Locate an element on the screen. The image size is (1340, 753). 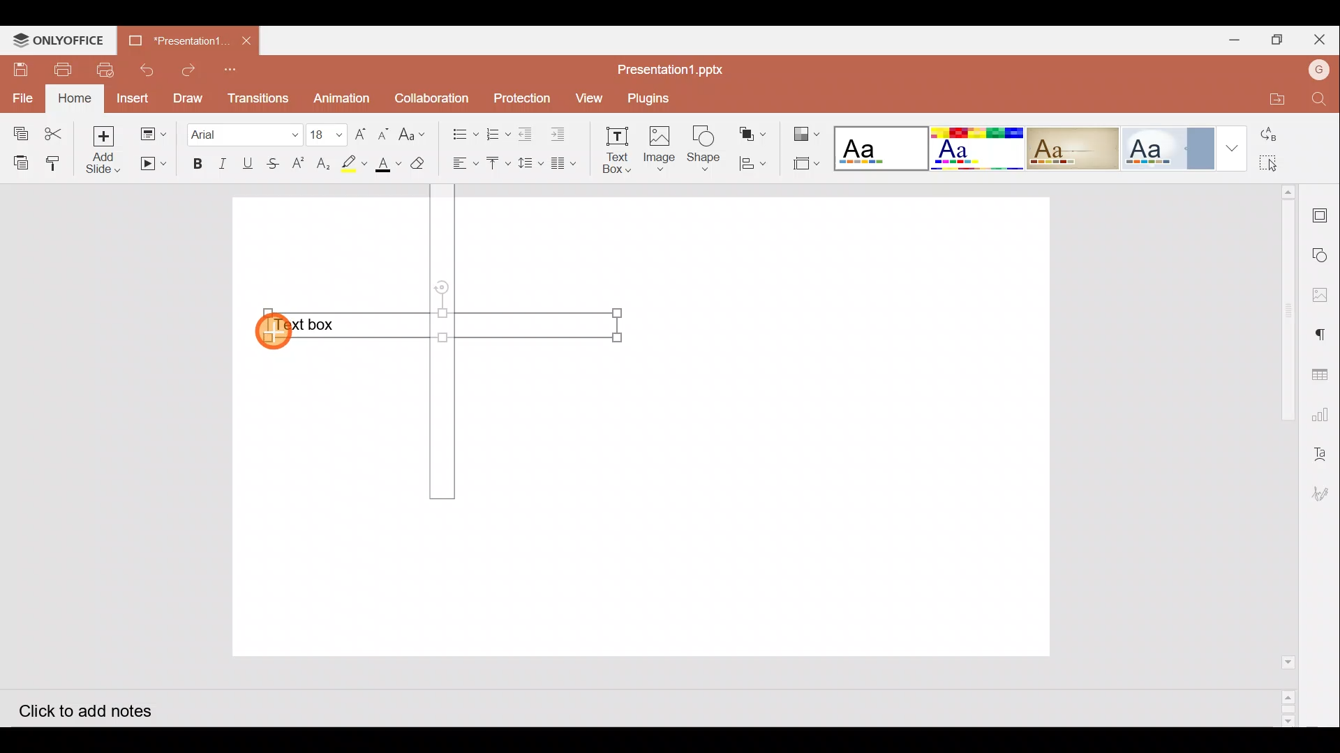
Minimize is located at coordinates (1235, 39).